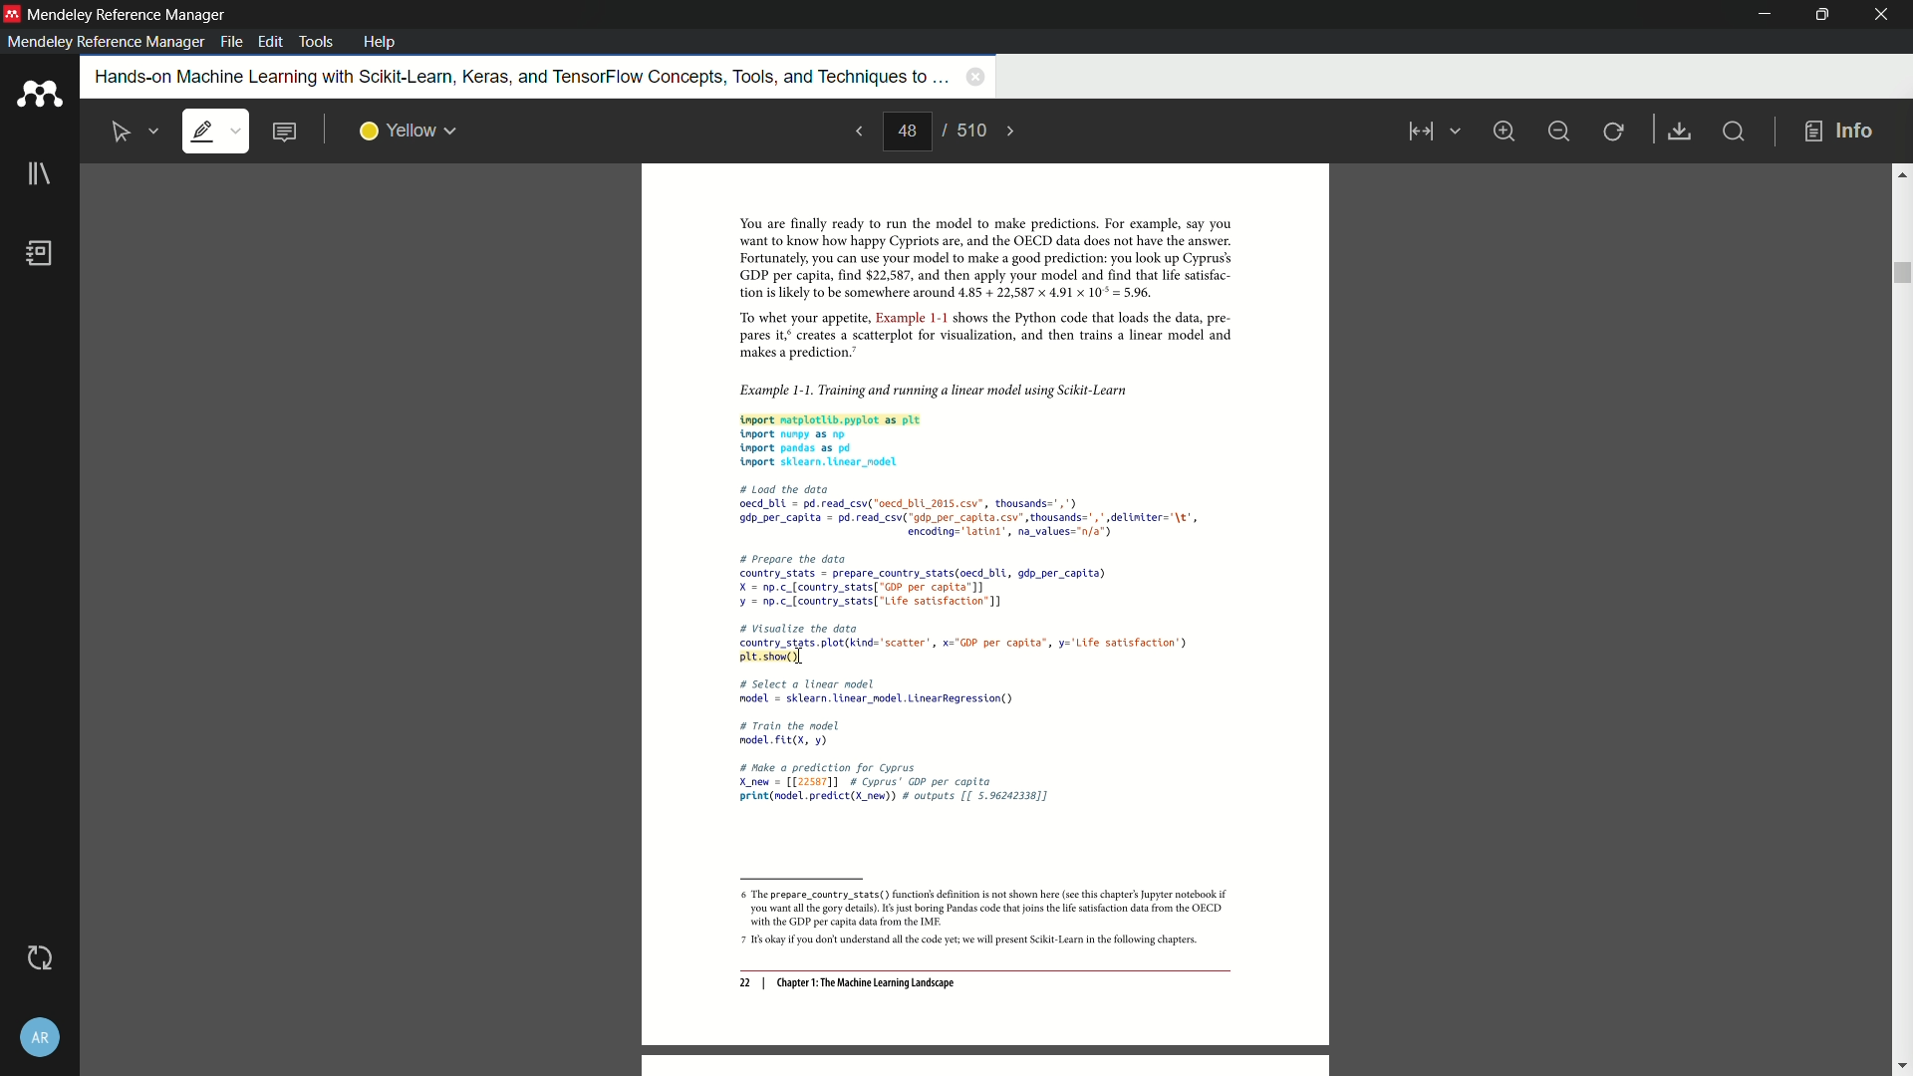 The width and height of the screenshot is (1913, 1076). I want to click on previous page, so click(857, 131).